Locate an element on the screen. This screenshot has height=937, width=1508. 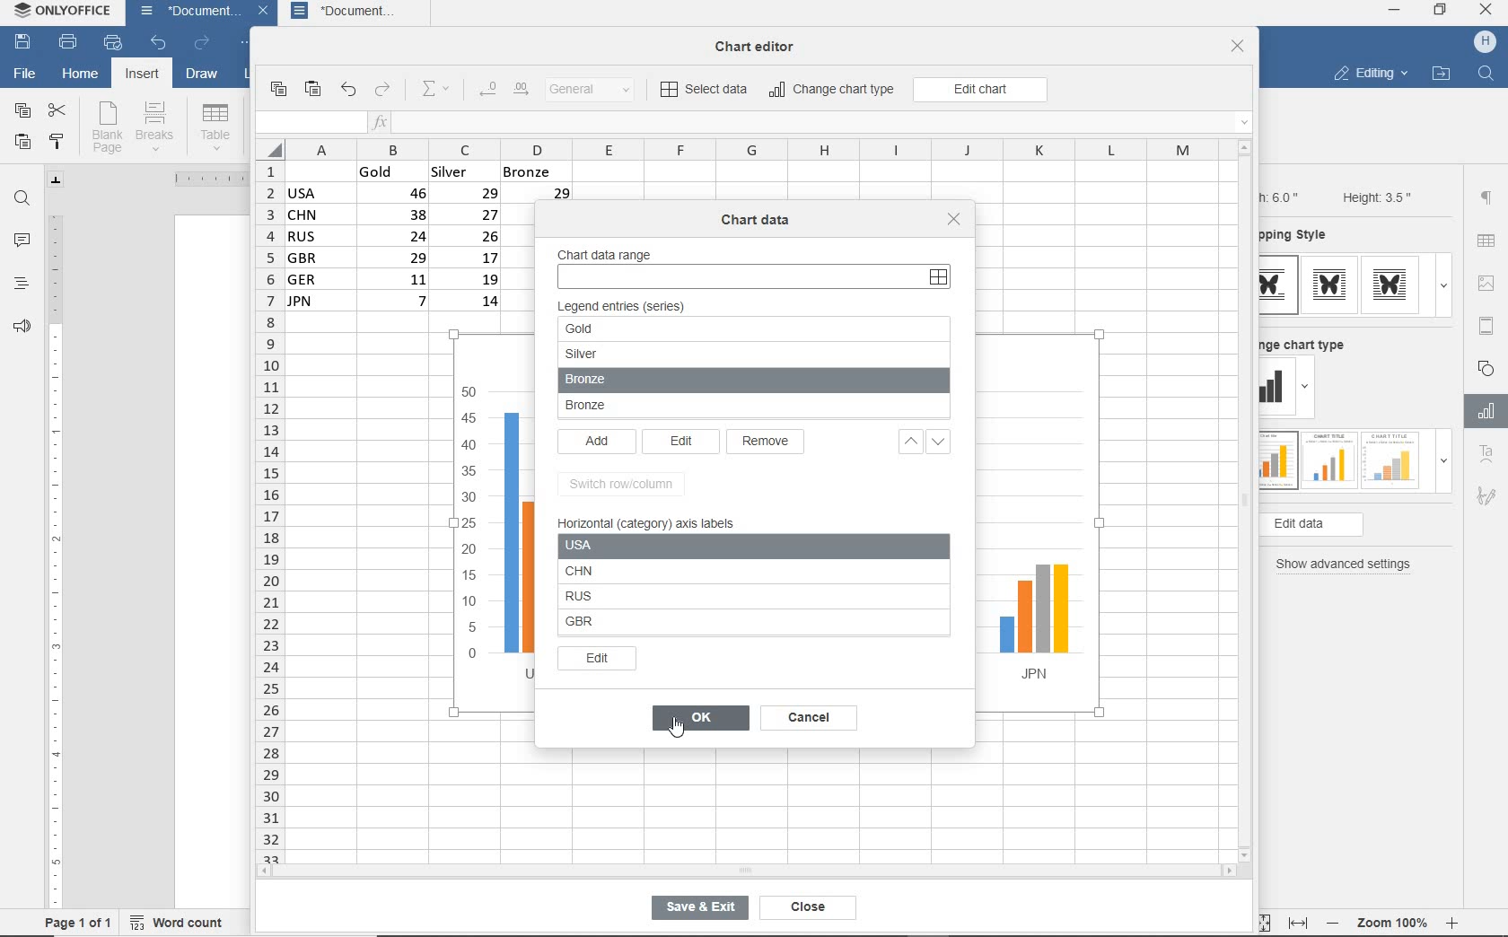
change chart type is located at coordinates (833, 91).